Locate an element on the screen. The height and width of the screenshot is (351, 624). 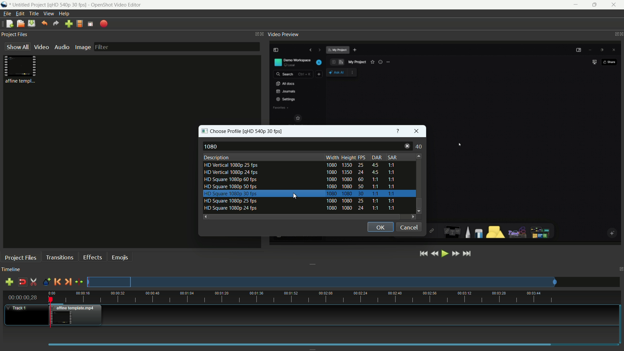
transitions is located at coordinates (59, 257).